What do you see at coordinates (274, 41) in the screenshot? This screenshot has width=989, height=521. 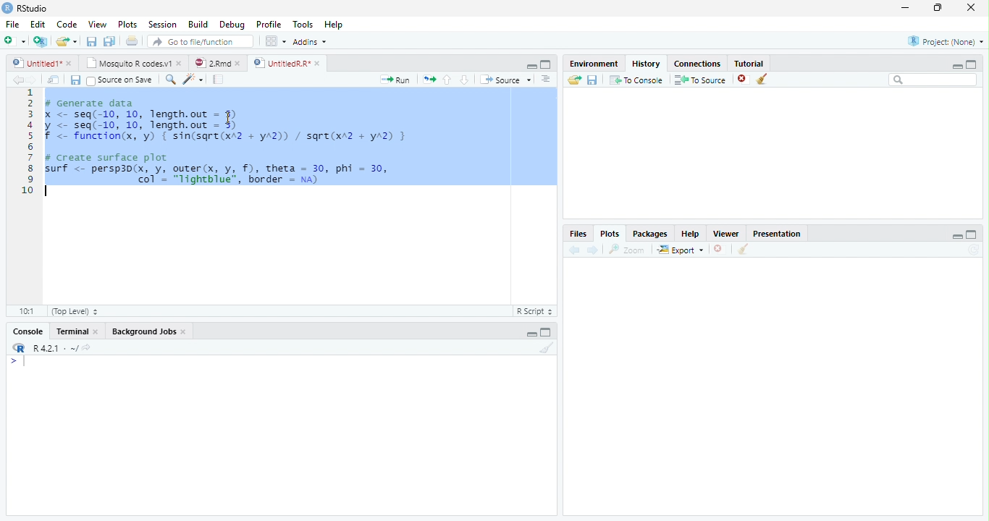 I see `Workspace panes` at bounding box center [274, 41].